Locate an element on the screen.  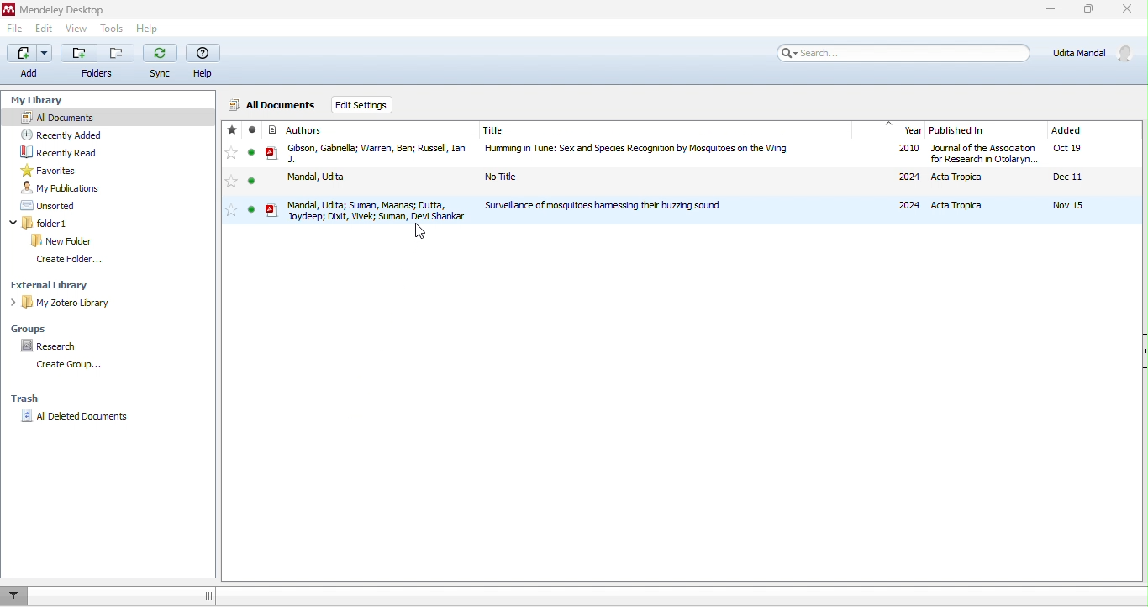
research is located at coordinates (50, 347).